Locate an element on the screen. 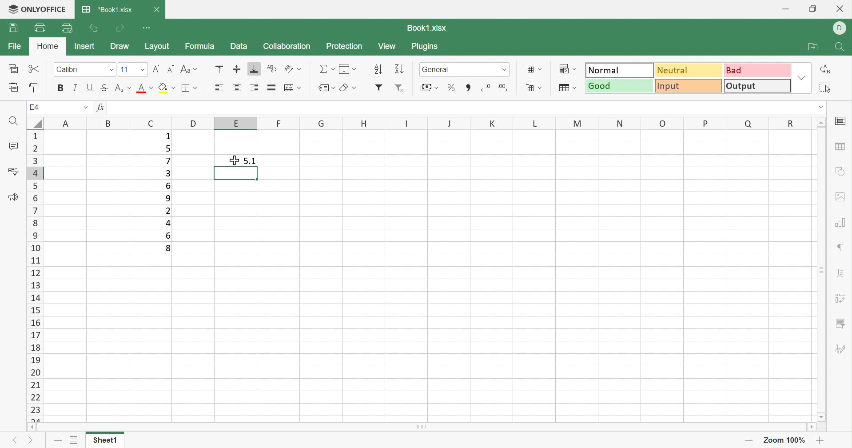  View is located at coordinates (387, 47).